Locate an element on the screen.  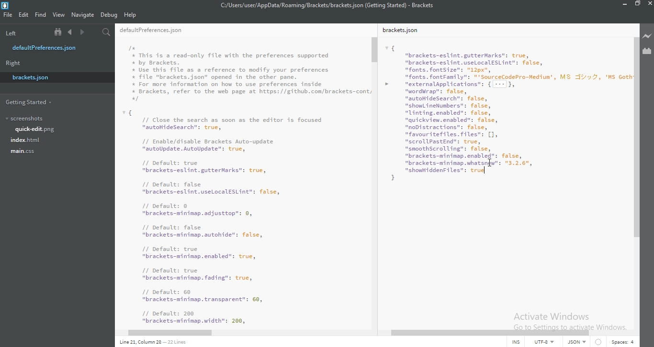
File is located at coordinates (9, 14).